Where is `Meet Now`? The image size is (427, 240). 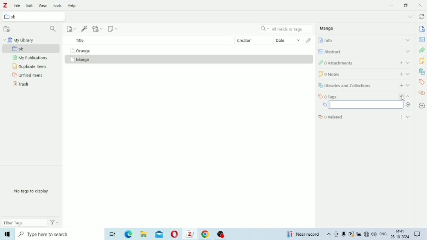 Meet Now is located at coordinates (337, 234).